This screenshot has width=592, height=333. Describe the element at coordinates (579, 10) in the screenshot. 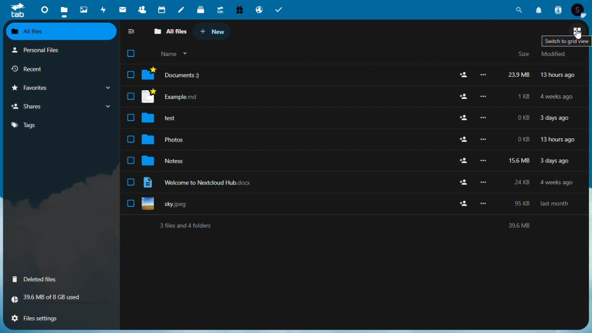

I see `Account icon` at that location.